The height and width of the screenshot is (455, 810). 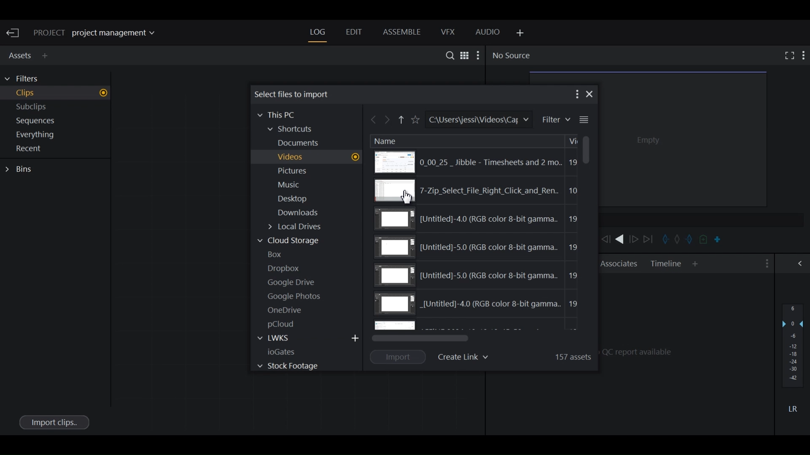 What do you see at coordinates (287, 268) in the screenshot?
I see `Dropbox` at bounding box center [287, 268].